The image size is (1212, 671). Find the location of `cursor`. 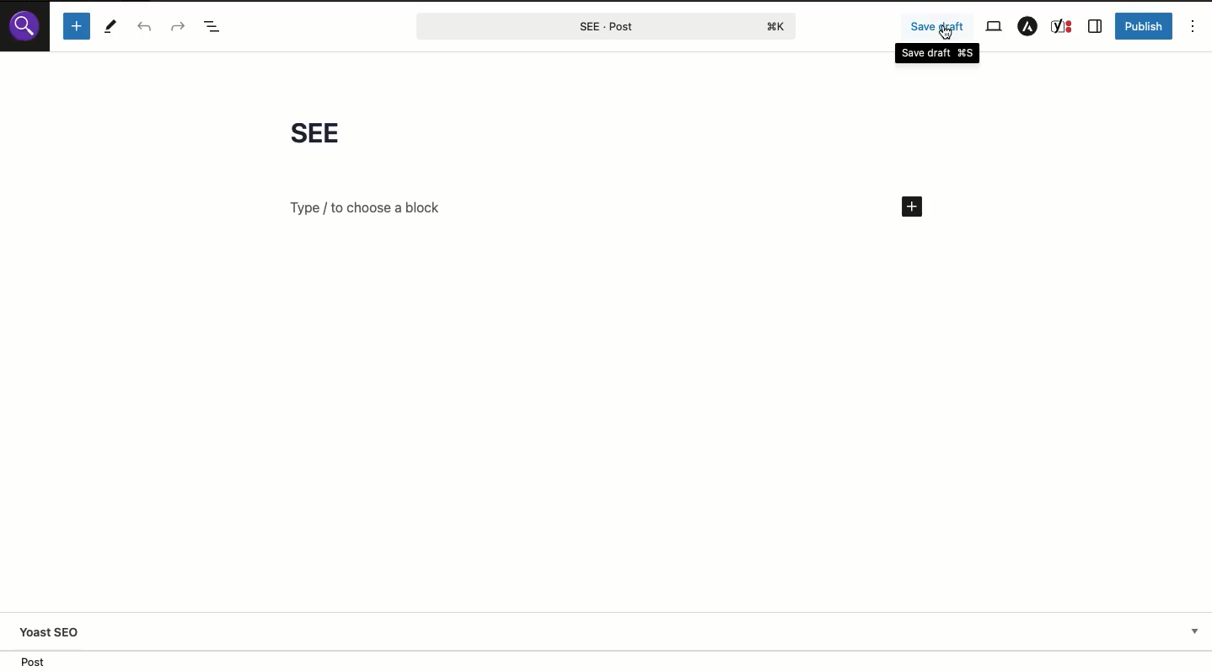

cursor is located at coordinates (943, 31).